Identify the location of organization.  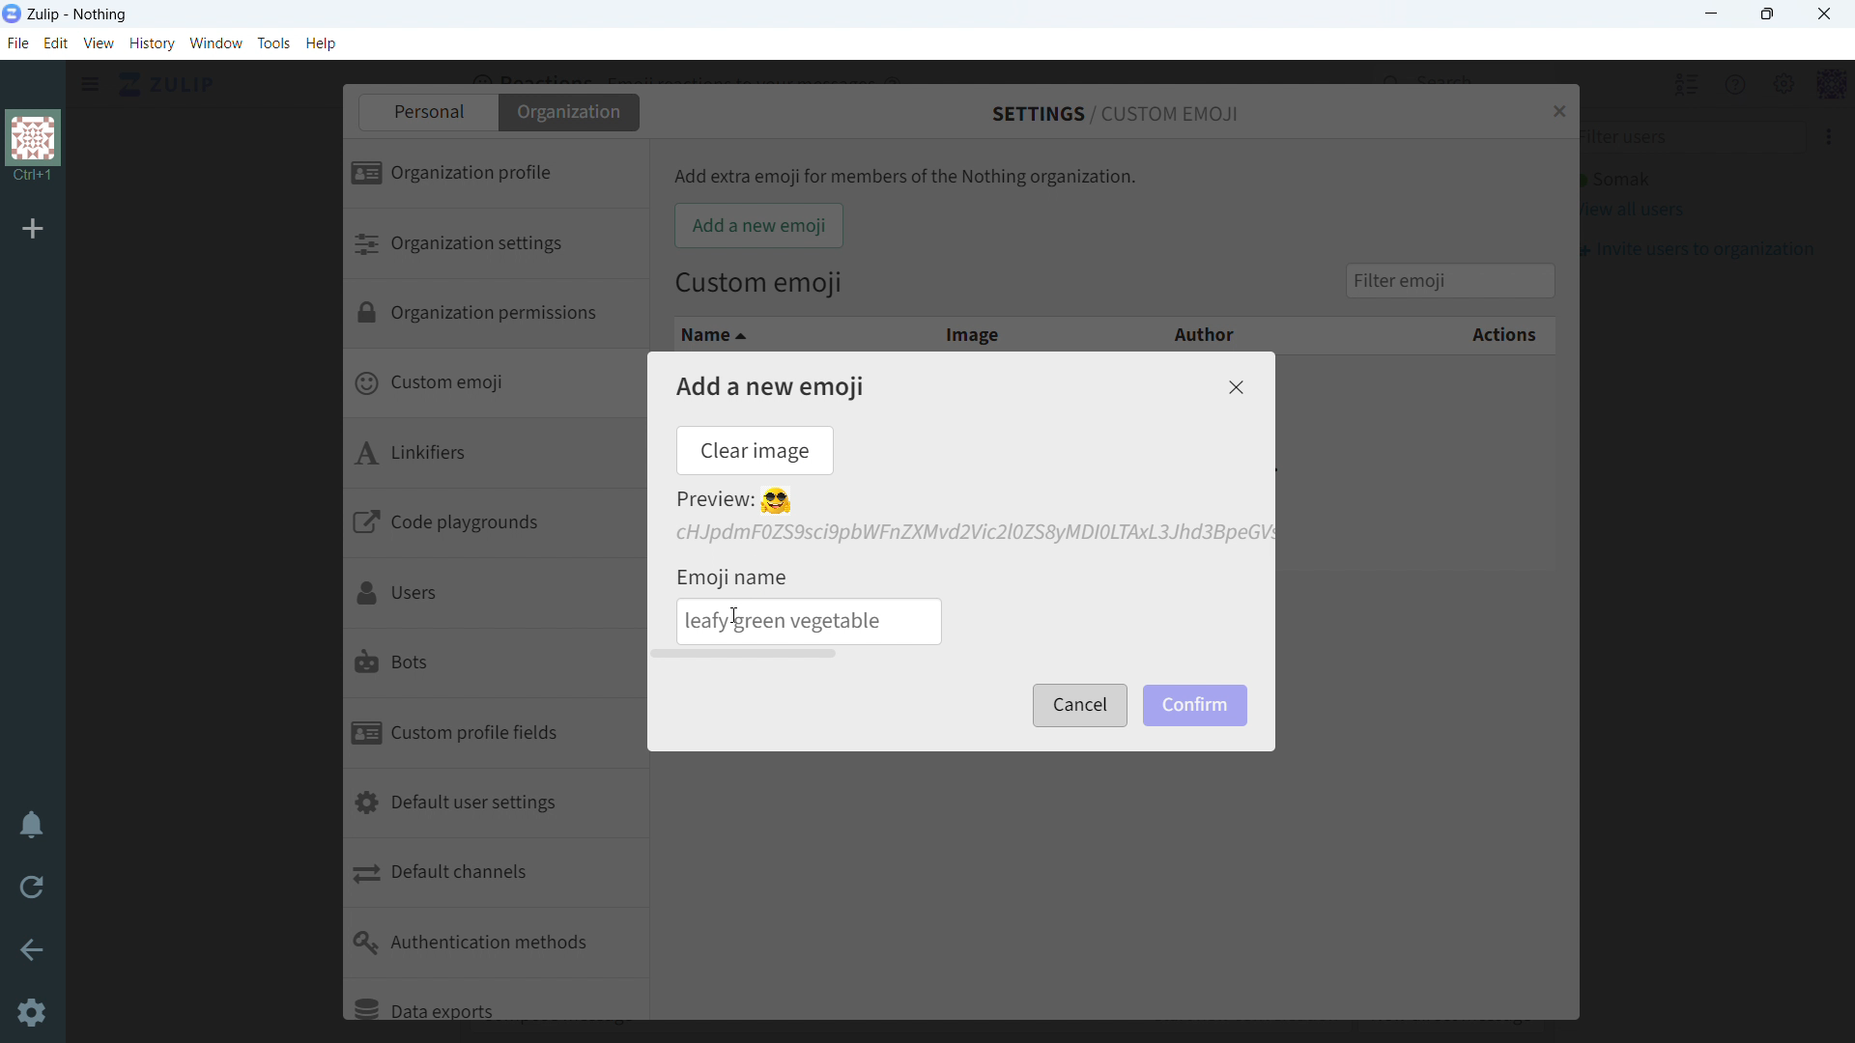
(571, 112).